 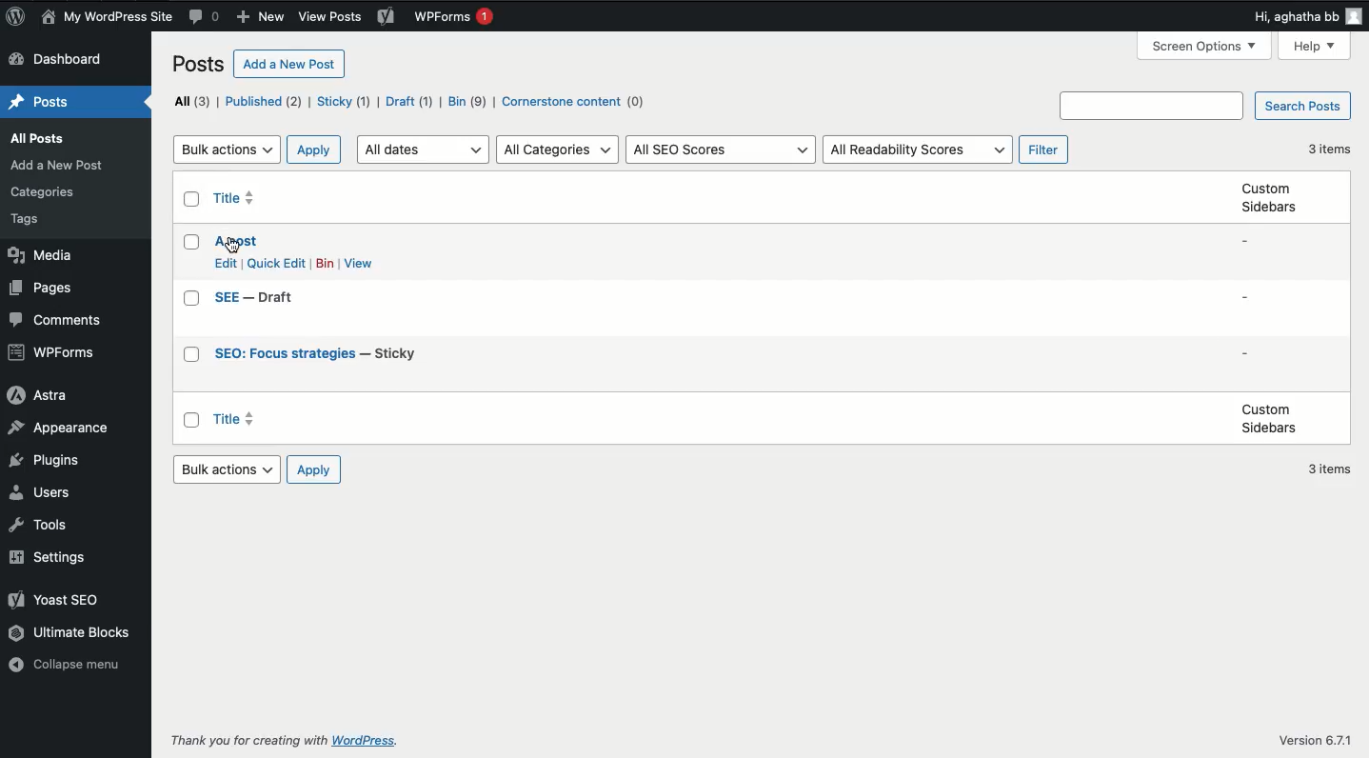 What do you see at coordinates (1043, 148) in the screenshot?
I see `Filter` at bounding box center [1043, 148].